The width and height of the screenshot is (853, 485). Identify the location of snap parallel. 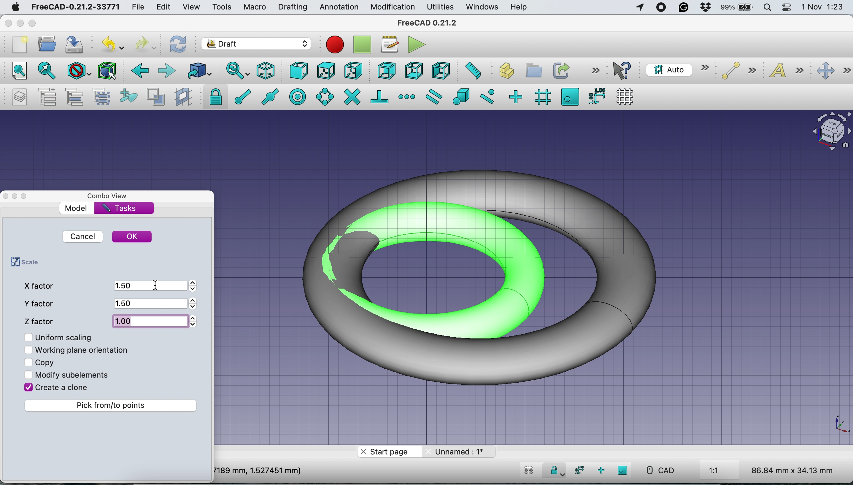
(436, 96).